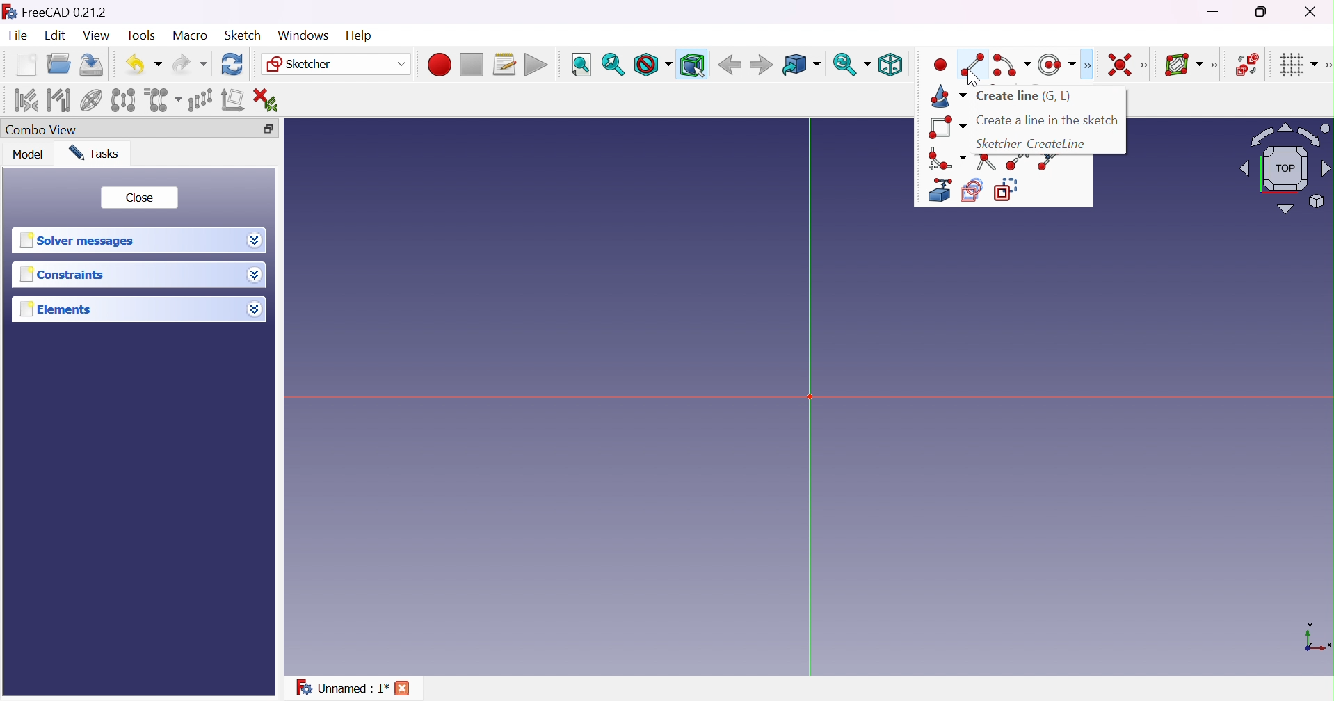  I want to click on Constrain coincident, so click(1118, 64).